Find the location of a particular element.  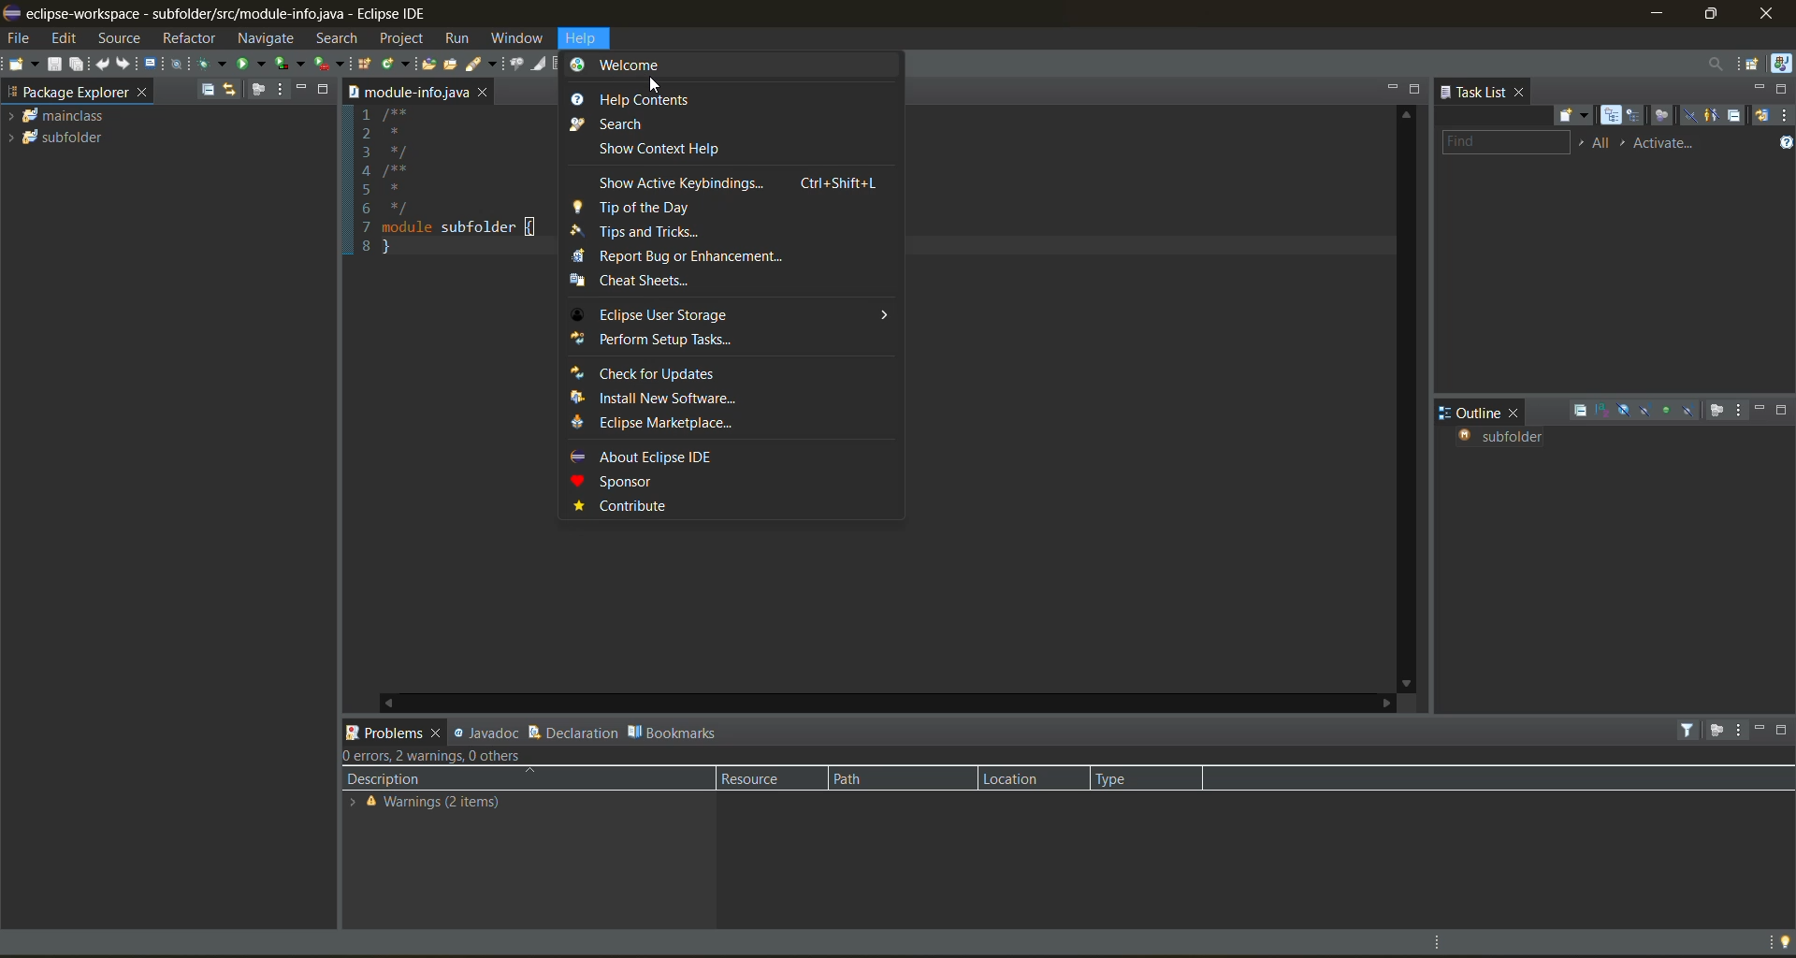

description is located at coordinates (395, 781).